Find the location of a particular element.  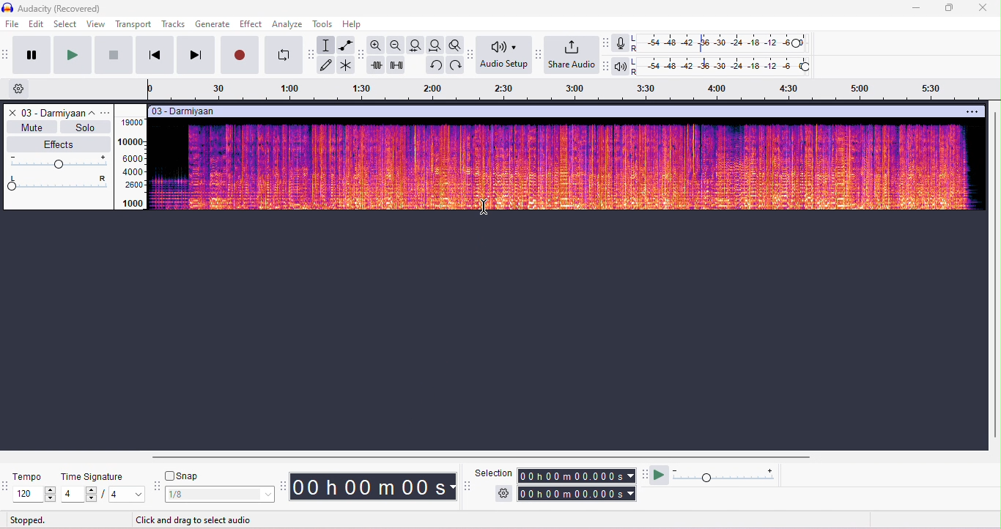

file is located at coordinates (13, 25).